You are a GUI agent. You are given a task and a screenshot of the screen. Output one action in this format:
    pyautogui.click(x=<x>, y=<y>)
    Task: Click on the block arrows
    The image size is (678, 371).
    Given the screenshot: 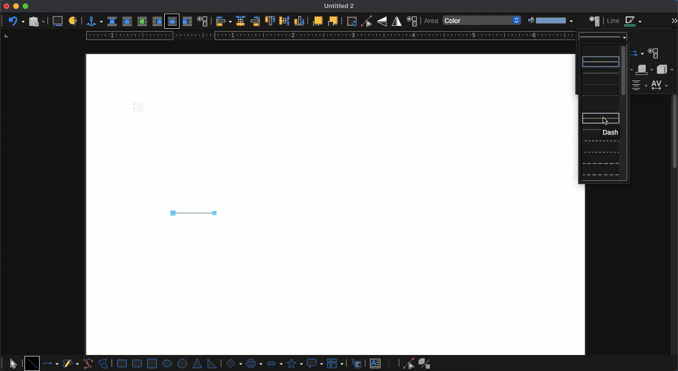 What is the action you would take?
    pyautogui.click(x=274, y=363)
    